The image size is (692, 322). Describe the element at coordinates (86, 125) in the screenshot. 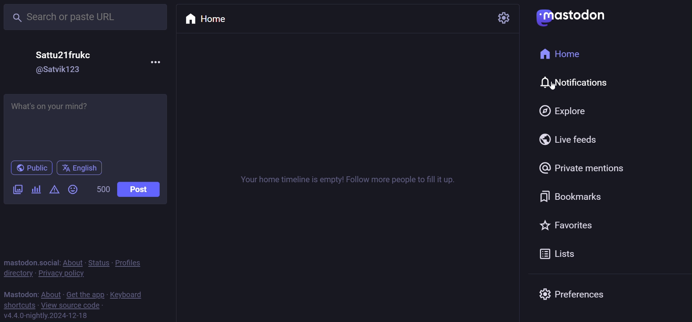

I see `What's on your mind` at that location.